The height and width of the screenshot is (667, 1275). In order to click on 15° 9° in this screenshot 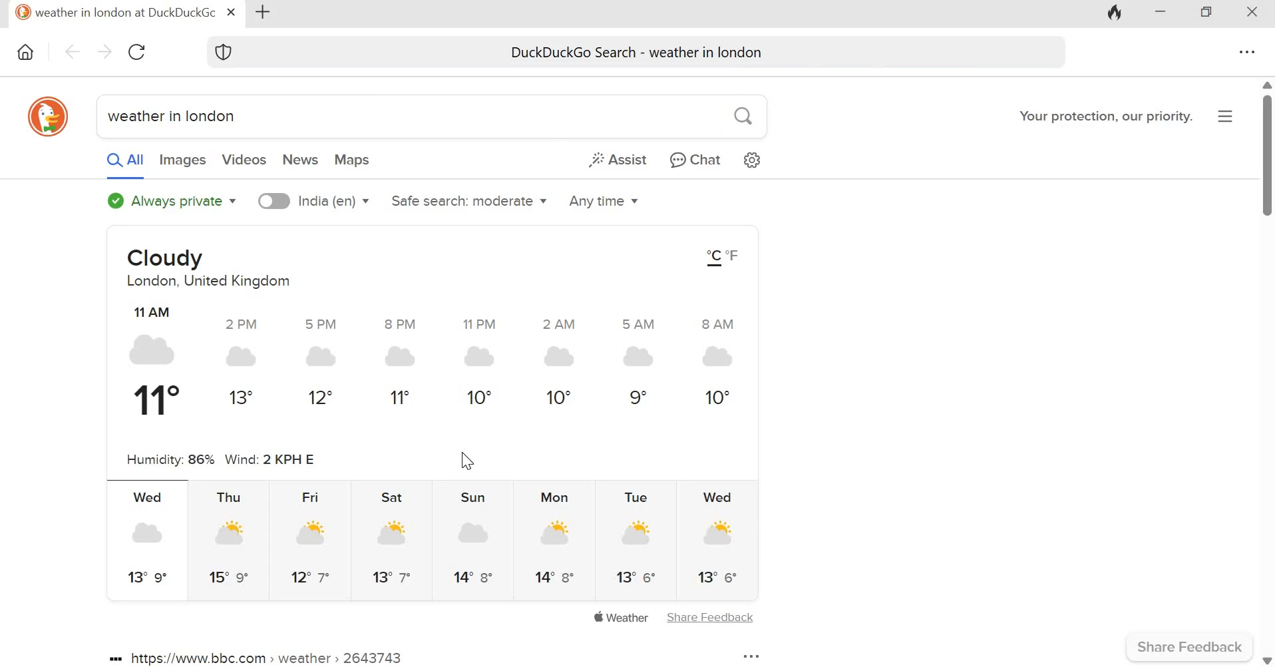, I will do `click(229, 578)`.